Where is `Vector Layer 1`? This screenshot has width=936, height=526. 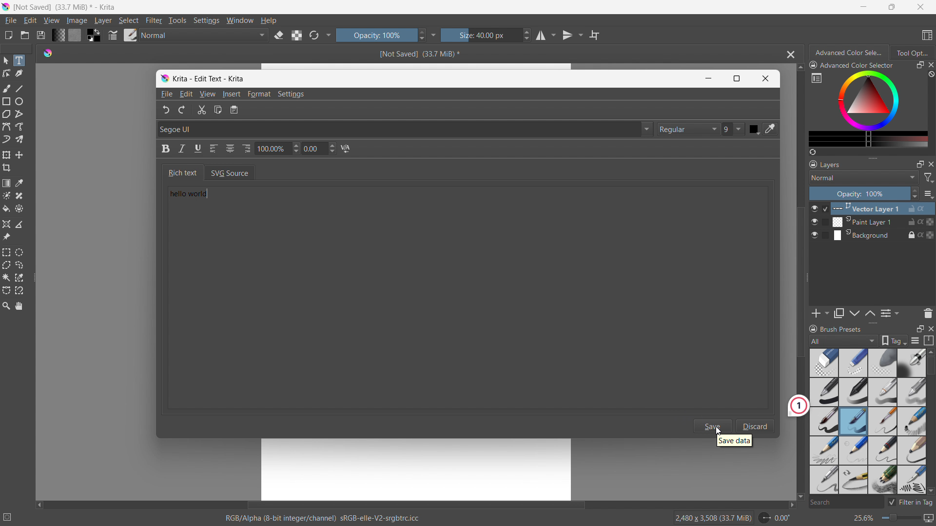 Vector Layer 1 is located at coordinates (878, 208).